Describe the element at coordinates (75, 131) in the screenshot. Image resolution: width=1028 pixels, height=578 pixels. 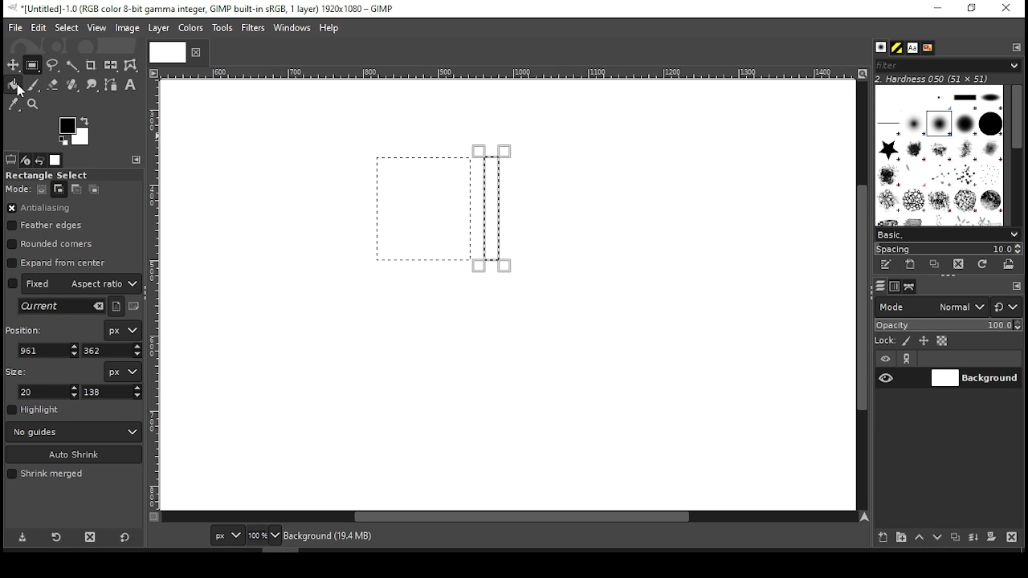
I see `colors` at that location.